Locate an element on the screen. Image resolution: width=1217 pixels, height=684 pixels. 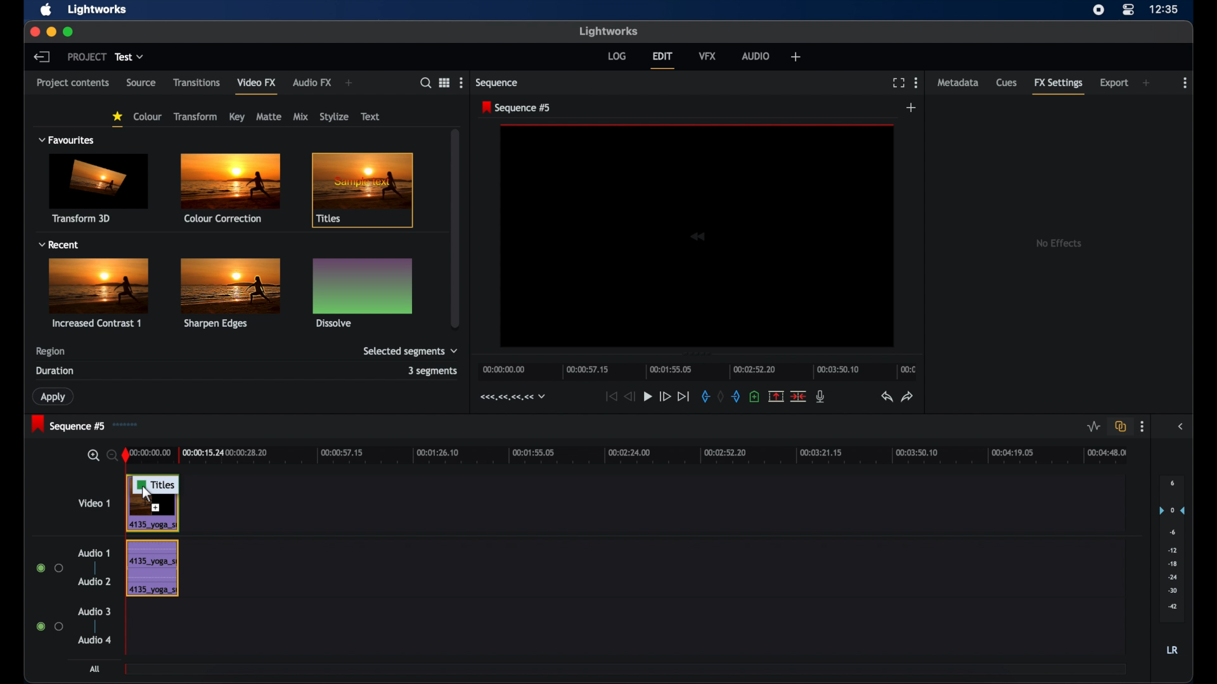
jump to start is located at coordinates (610, 396).